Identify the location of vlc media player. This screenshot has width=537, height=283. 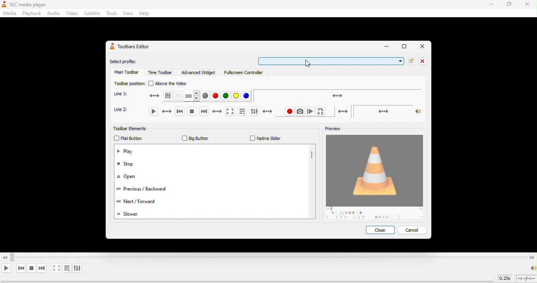
(31, 5).